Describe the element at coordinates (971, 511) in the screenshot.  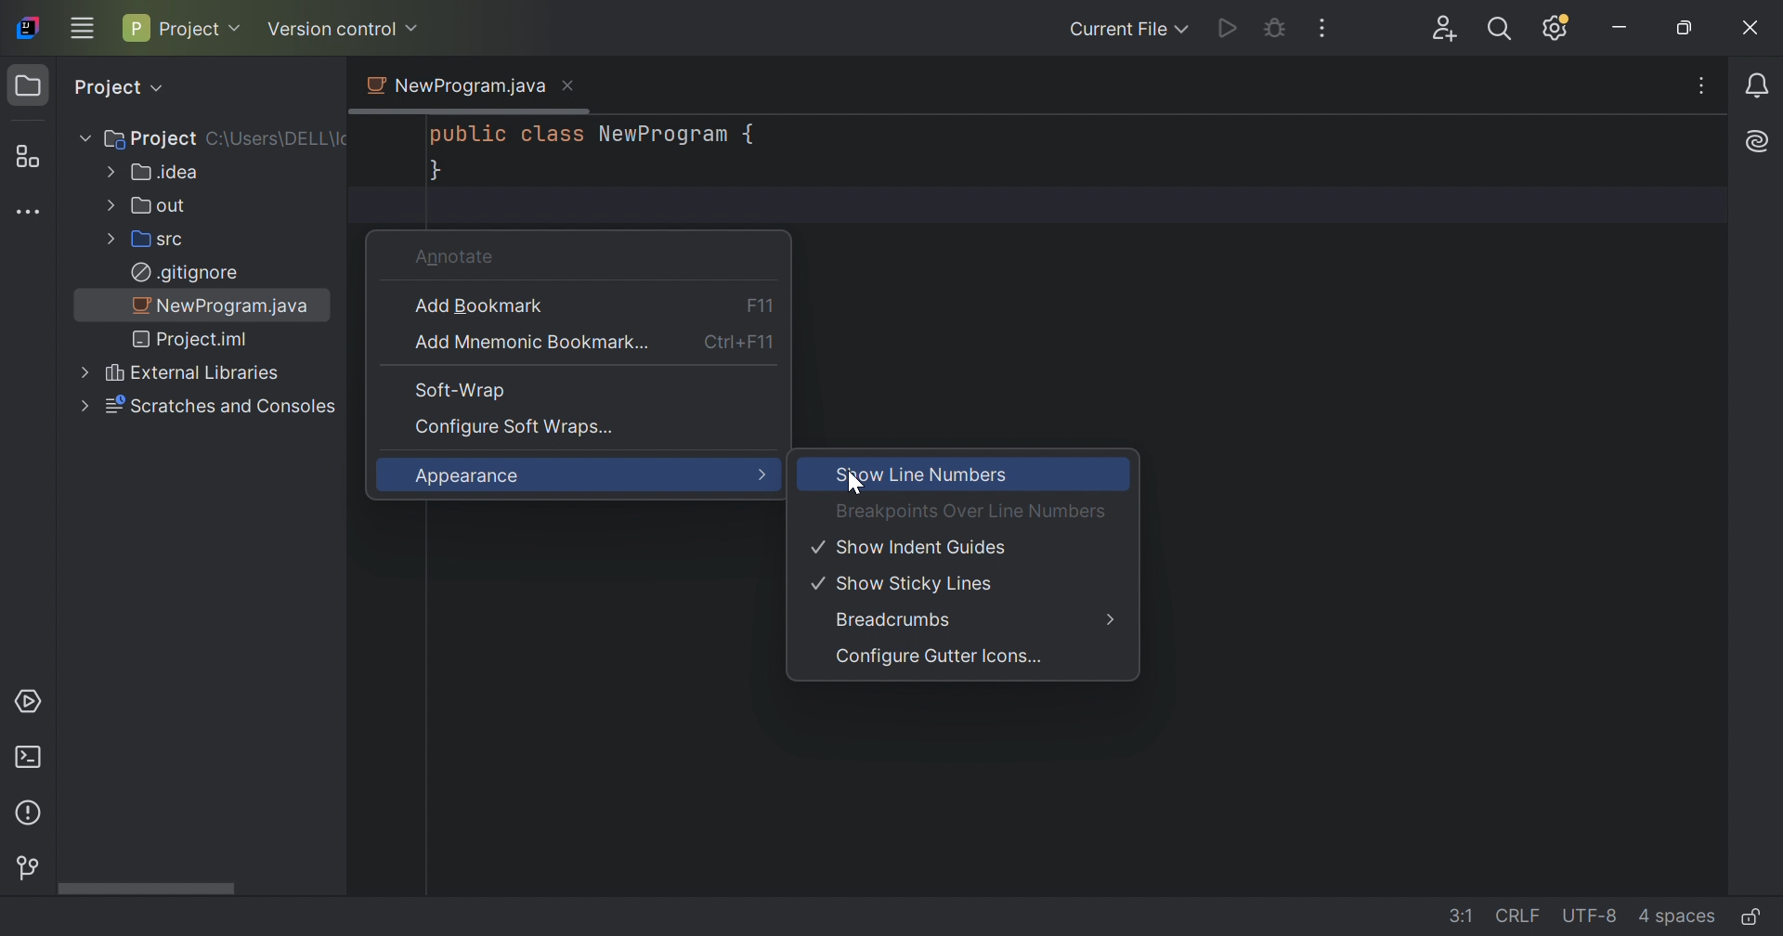
I see `Breakpoints Over Line Numbers` at that location.